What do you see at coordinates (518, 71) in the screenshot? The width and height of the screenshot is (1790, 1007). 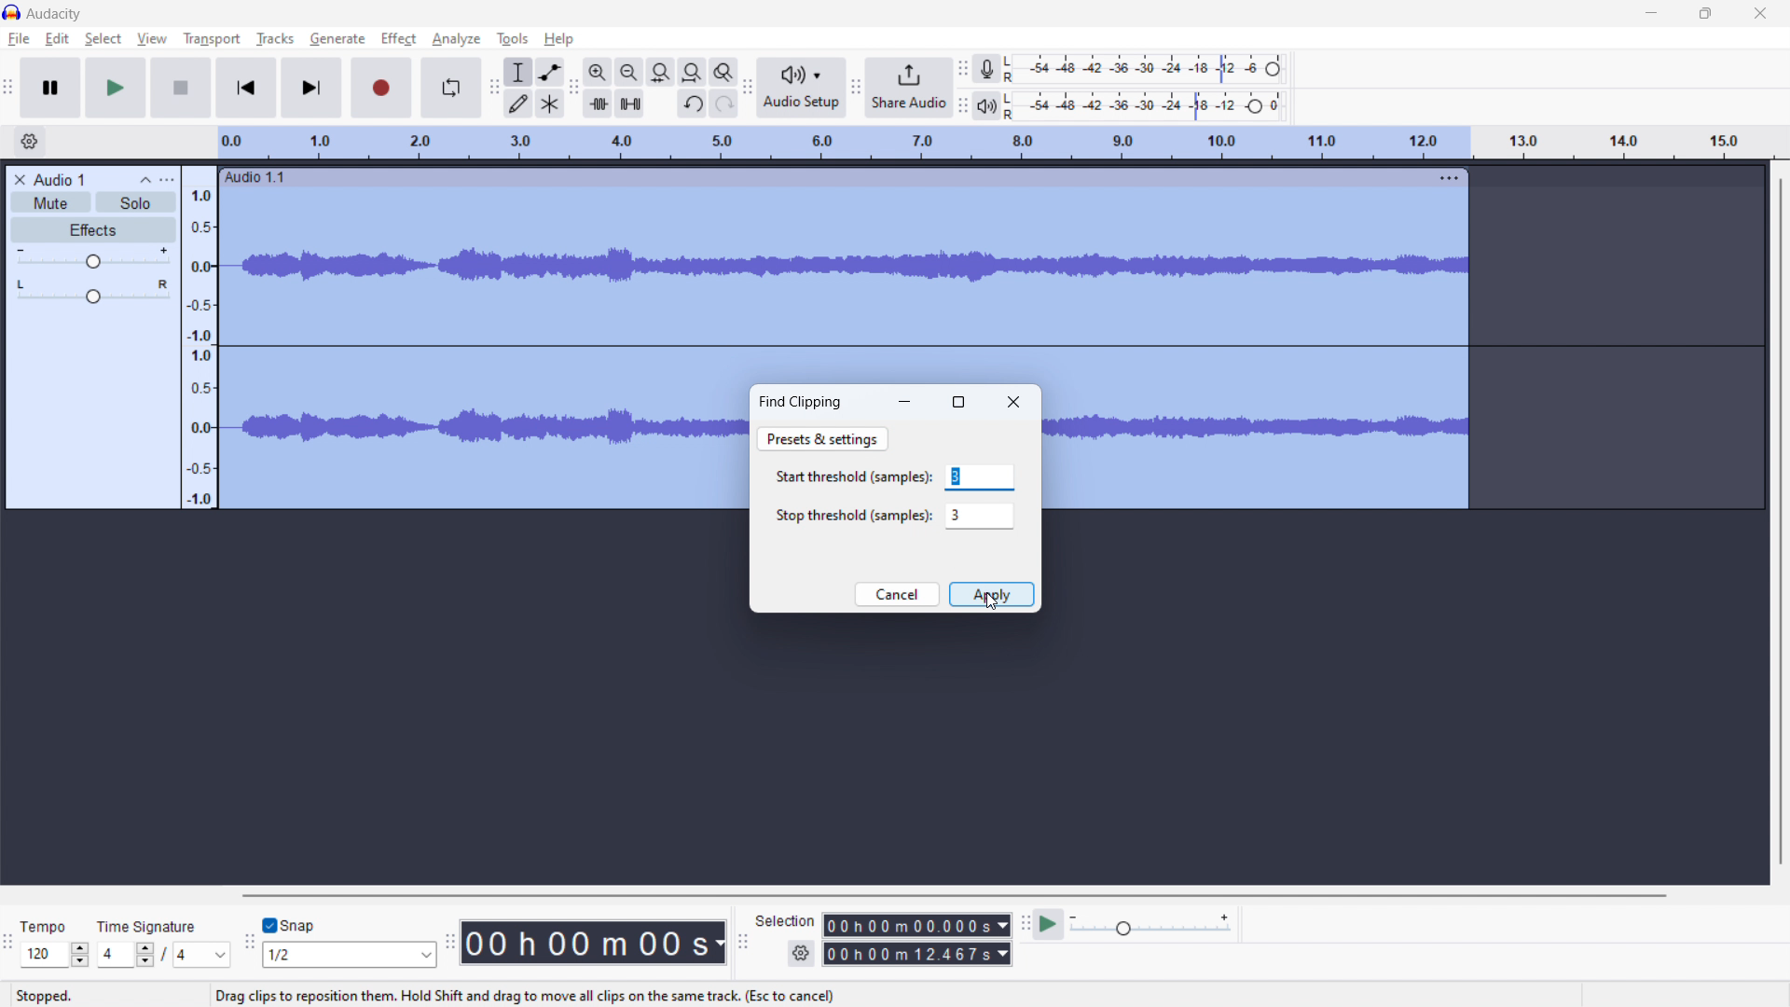 I see `selection tool` at bounding box center [518, 71].